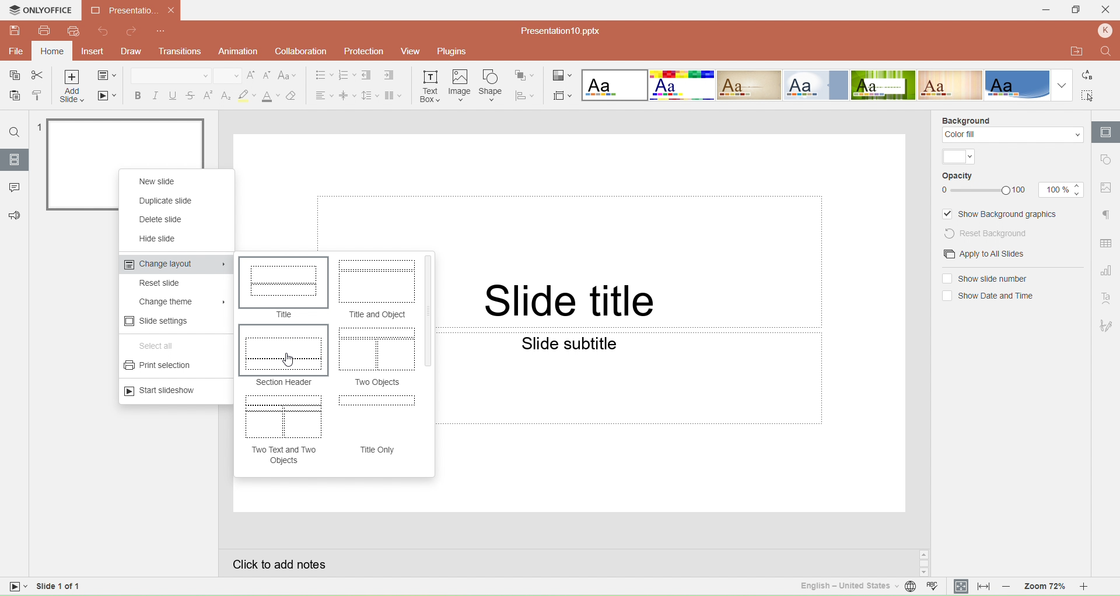 The height and width of the screenshot is (596, 1120). I want to click on Maximize, so click(1078, 10).